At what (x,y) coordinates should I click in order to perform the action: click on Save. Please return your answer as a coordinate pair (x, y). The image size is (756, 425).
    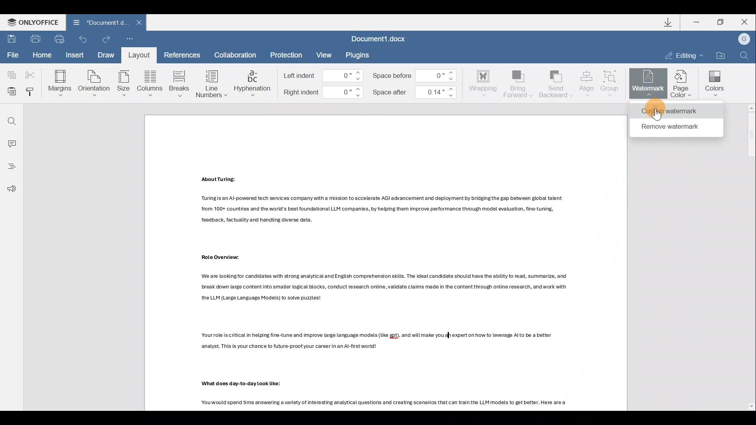
    Looking at the image, I should click on (10, 39).